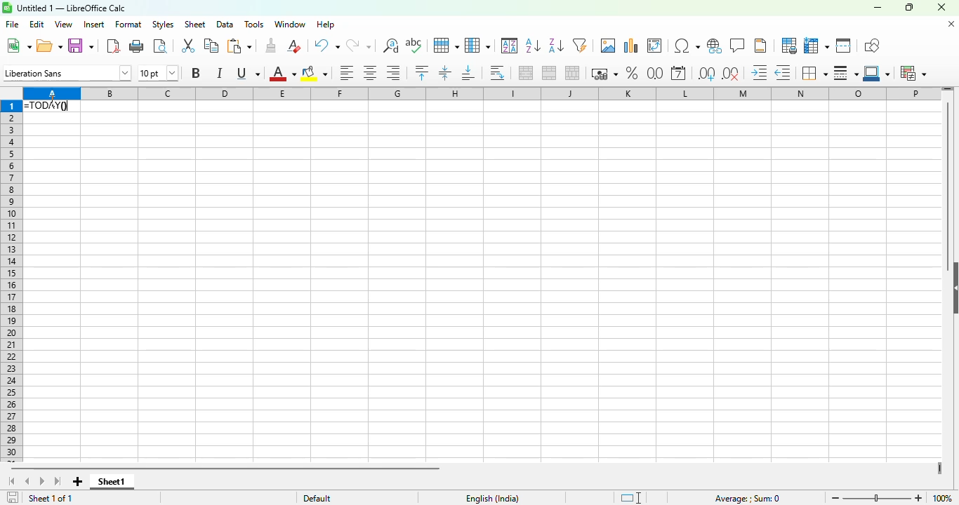 The image size is (959, 505). Describe the element at coordinates (878, 499) in the screenshot. I see `zoom slider` at that location.